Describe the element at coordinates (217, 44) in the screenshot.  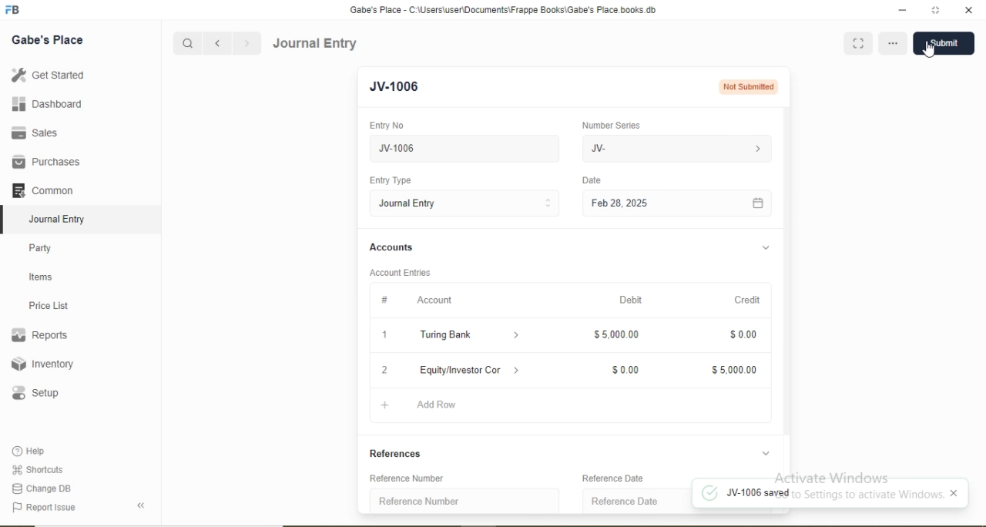
I see `Backward` at that location.